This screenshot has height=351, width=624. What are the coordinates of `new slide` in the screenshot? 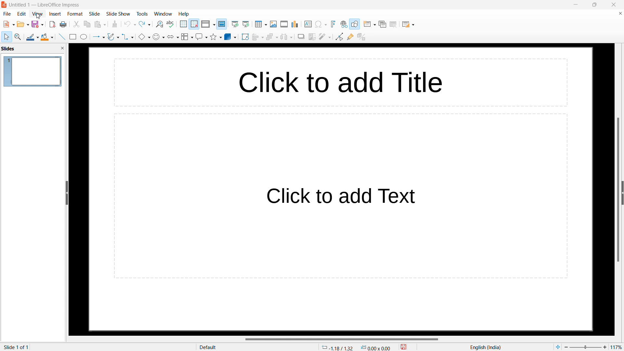 It's located at (369, 24).